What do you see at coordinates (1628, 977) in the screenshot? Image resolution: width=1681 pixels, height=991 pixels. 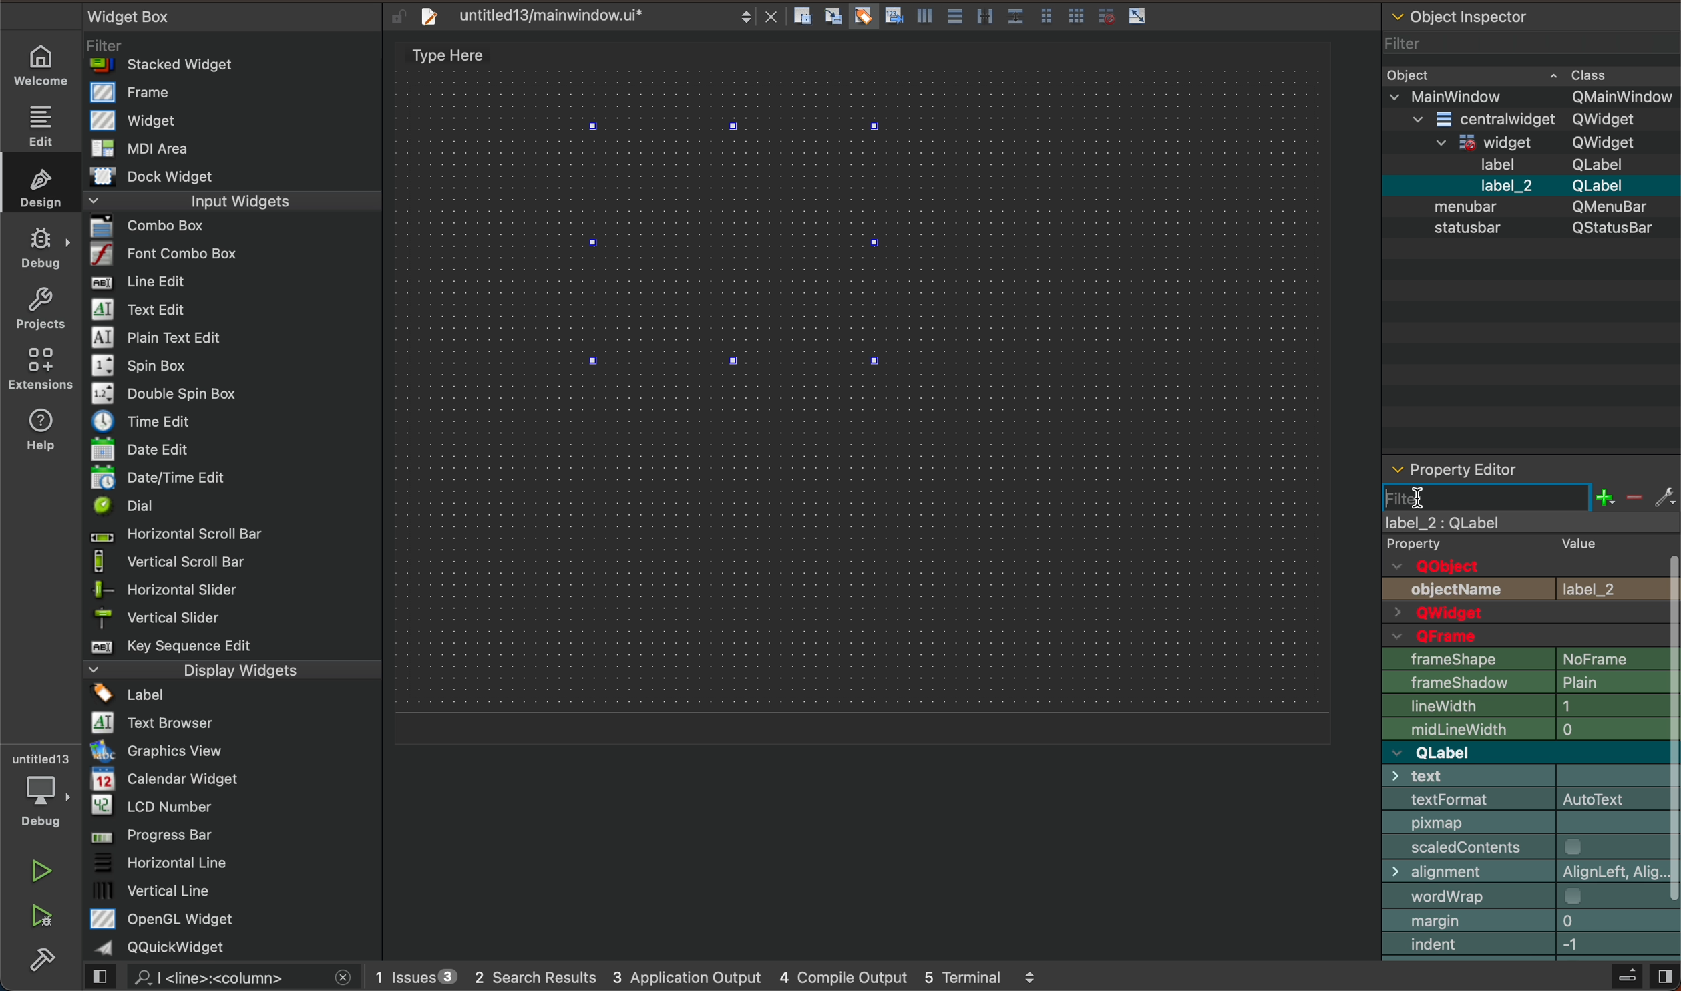 I see `` at bounding box center [1628, 977].